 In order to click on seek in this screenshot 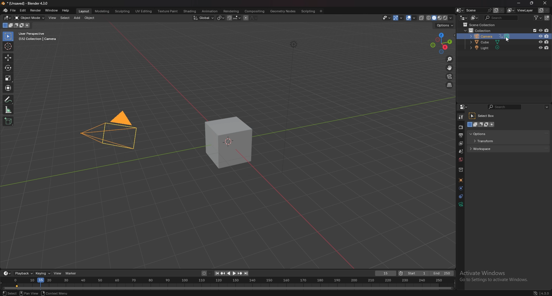, I will do `click(228, 284)`.